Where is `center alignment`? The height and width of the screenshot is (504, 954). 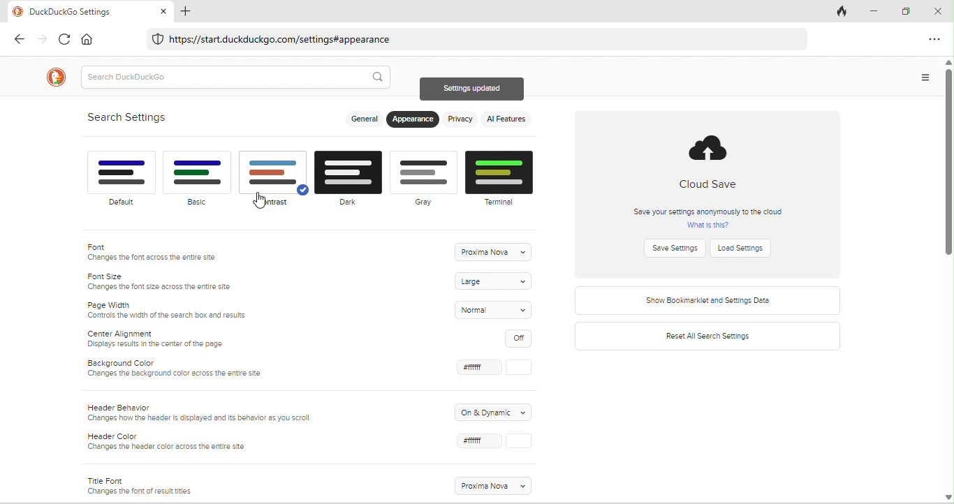 center alignment is located at coordinates (161, 339).